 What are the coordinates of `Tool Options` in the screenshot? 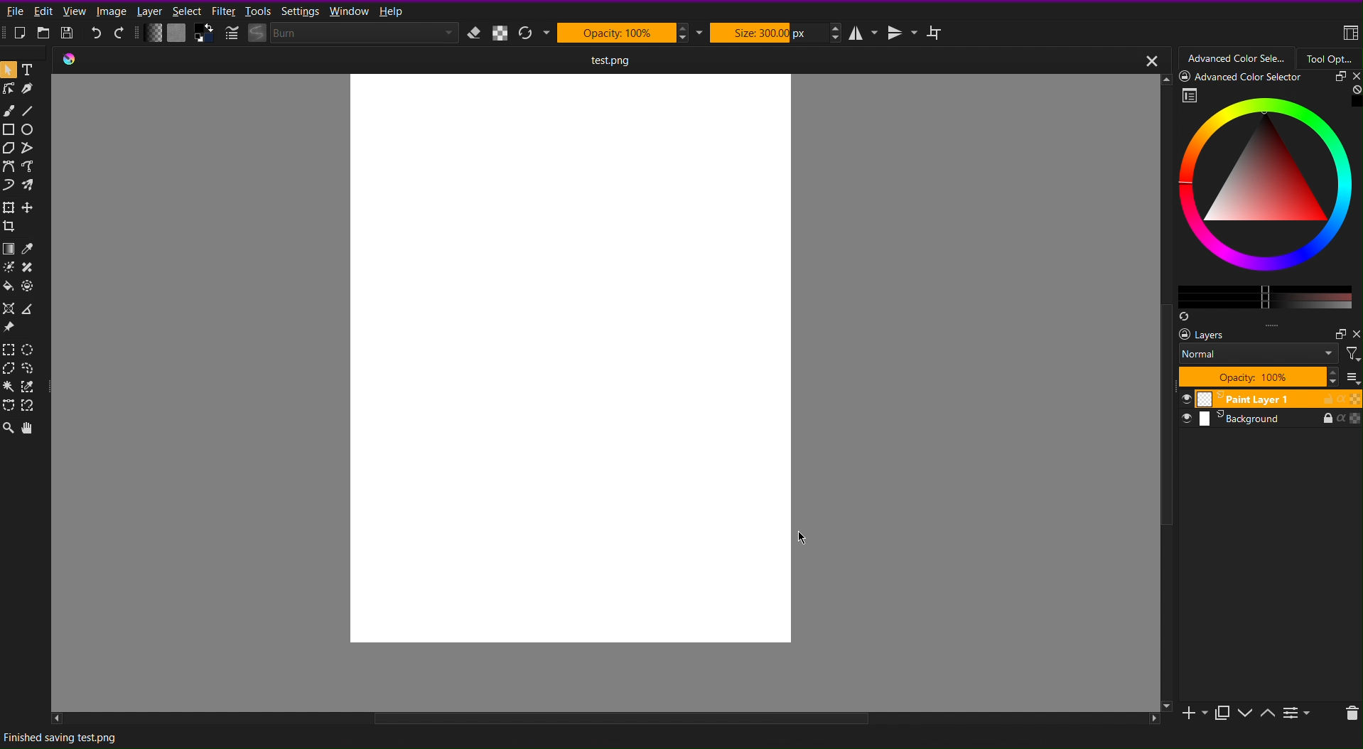 It's located at (1330, 58).